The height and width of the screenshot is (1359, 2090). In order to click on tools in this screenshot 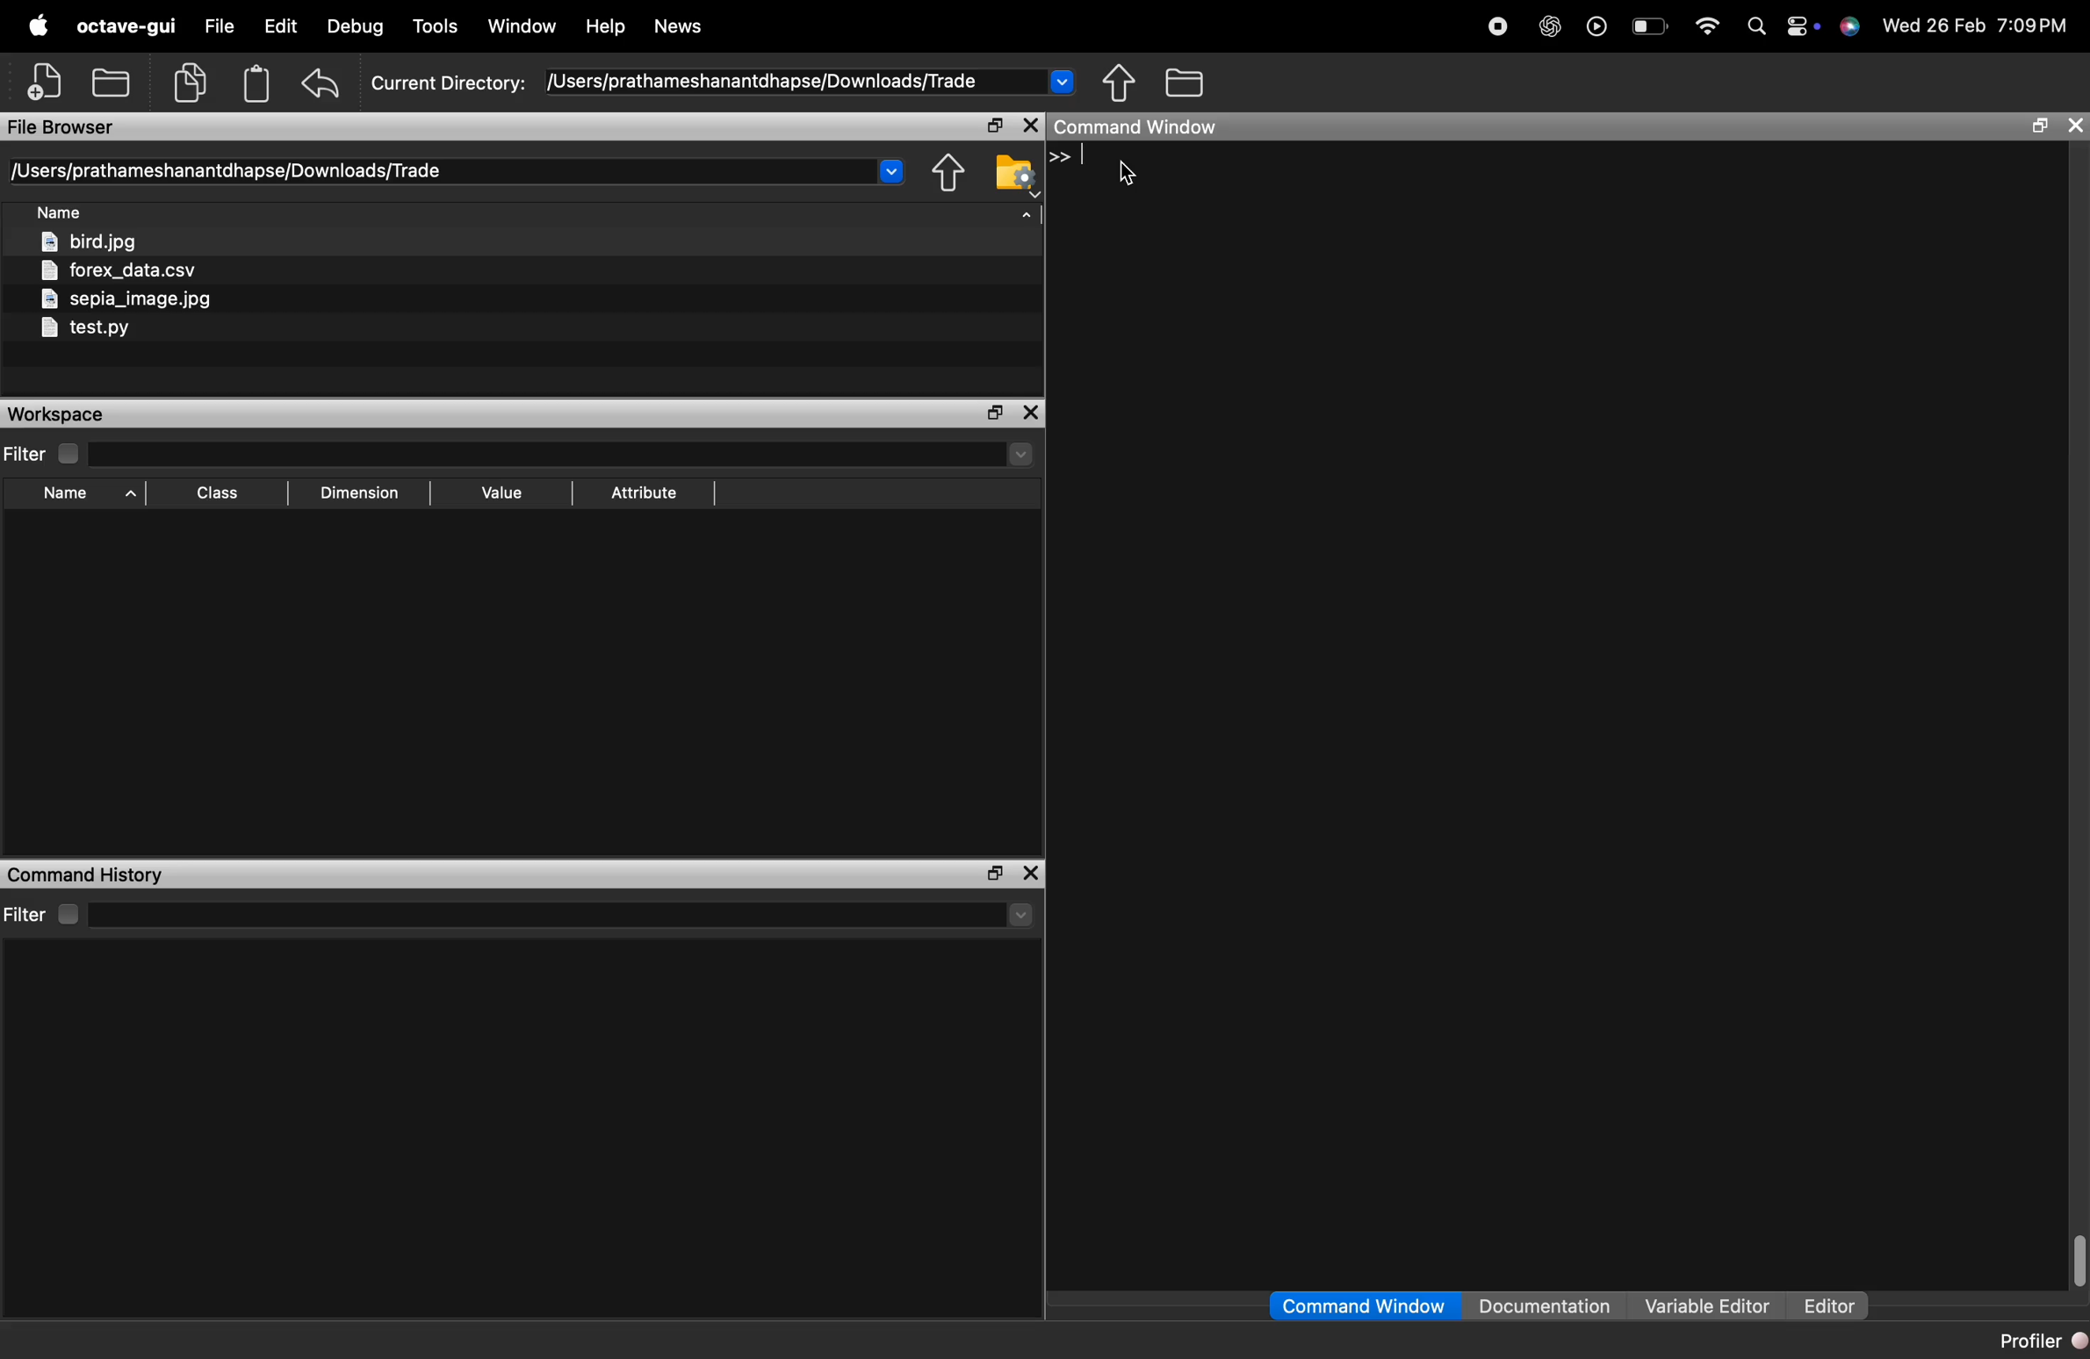, I will do `click(437, 26)`.